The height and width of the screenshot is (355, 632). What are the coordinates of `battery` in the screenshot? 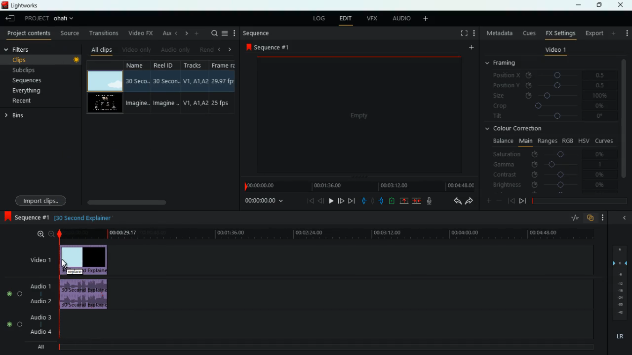 It's located at (392, 201).